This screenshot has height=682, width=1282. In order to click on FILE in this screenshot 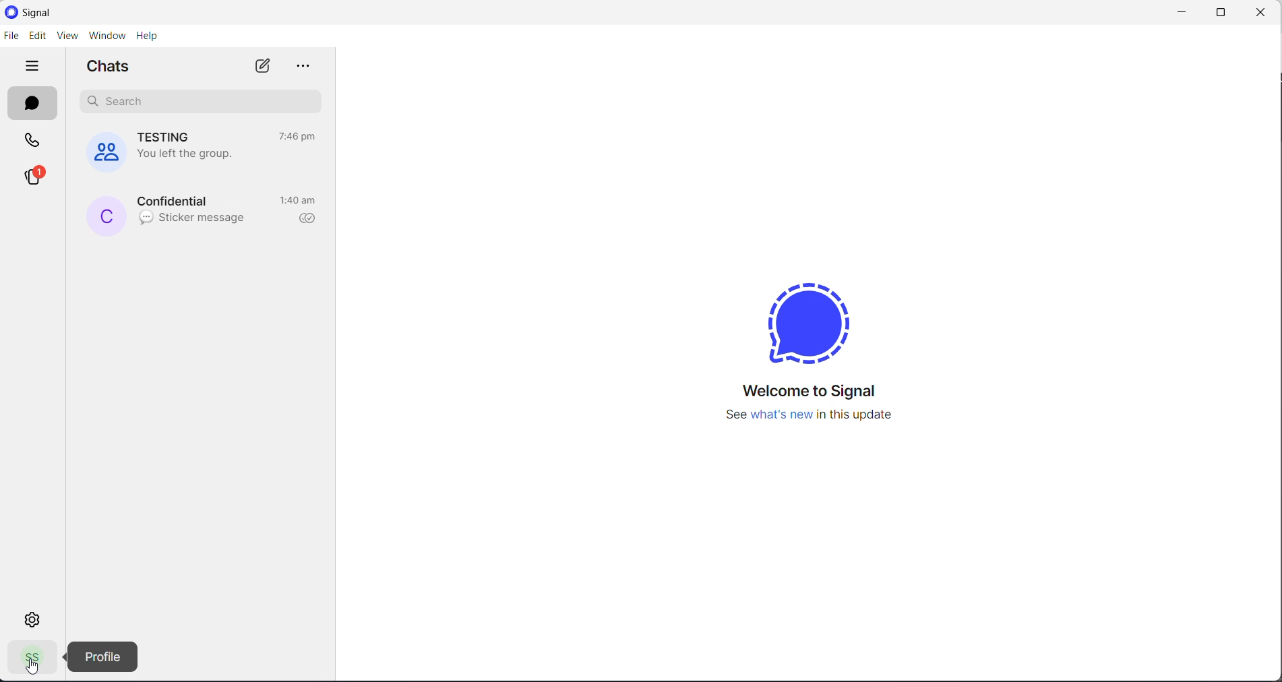, I will do `click(11, 36)`.